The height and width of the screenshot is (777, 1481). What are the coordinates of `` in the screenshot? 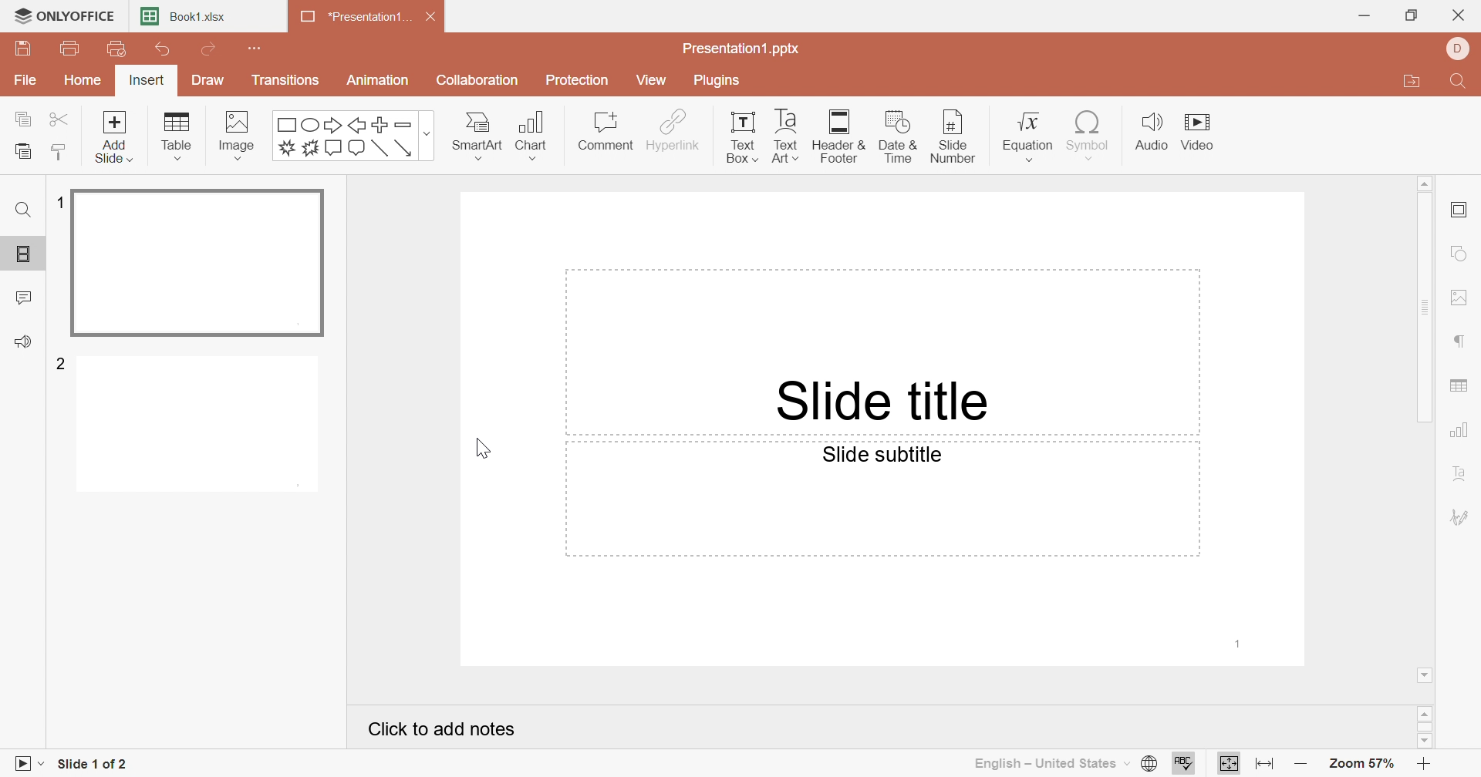 It's located at (897, 134).